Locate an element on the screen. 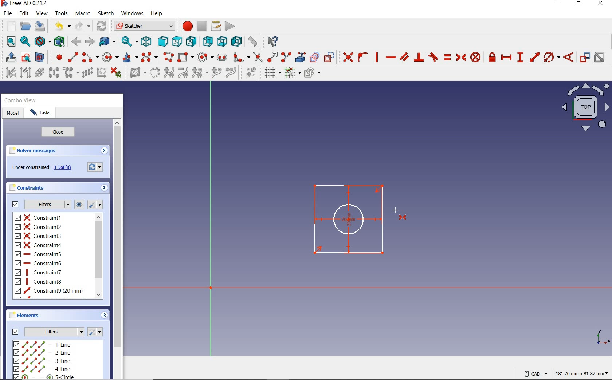  Scroll up is located at coordinates (100, 217).